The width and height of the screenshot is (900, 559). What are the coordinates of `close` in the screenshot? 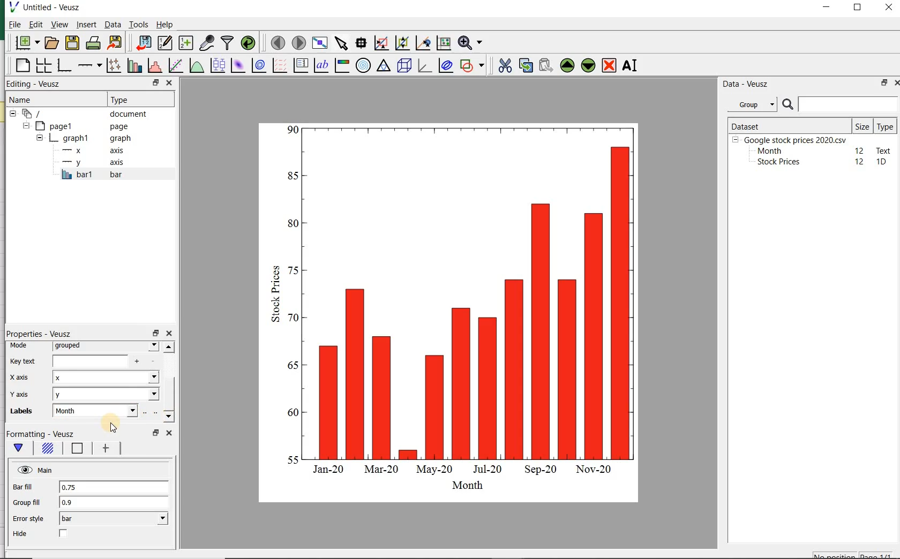 It's located at (889, 8).